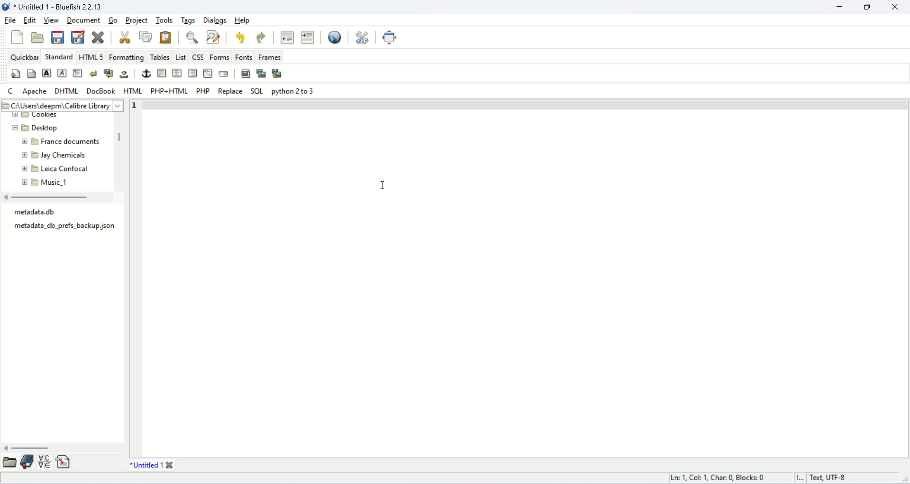 The width and height of the screenshot is (910, 484). What do you see at coordinates (77, 73) in the screenshot?
I see `paragraph` at bounding box center [77, 73].